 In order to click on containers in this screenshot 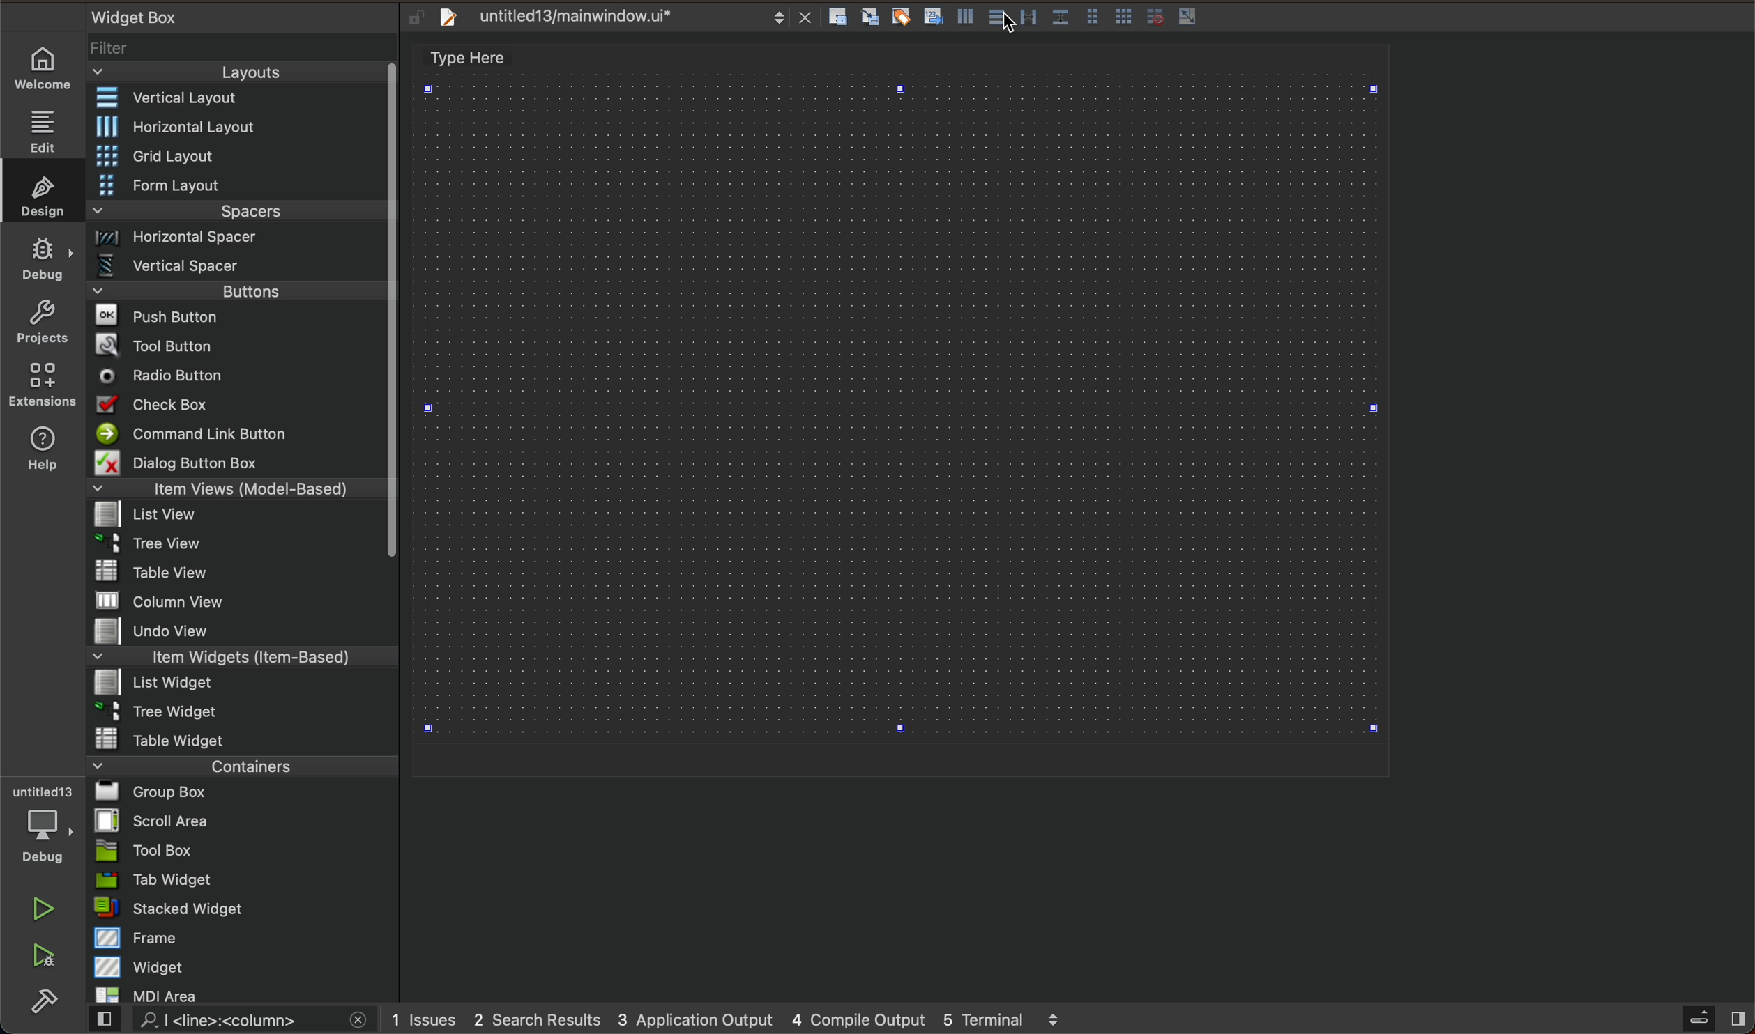, I will do `click(242, 764)`.